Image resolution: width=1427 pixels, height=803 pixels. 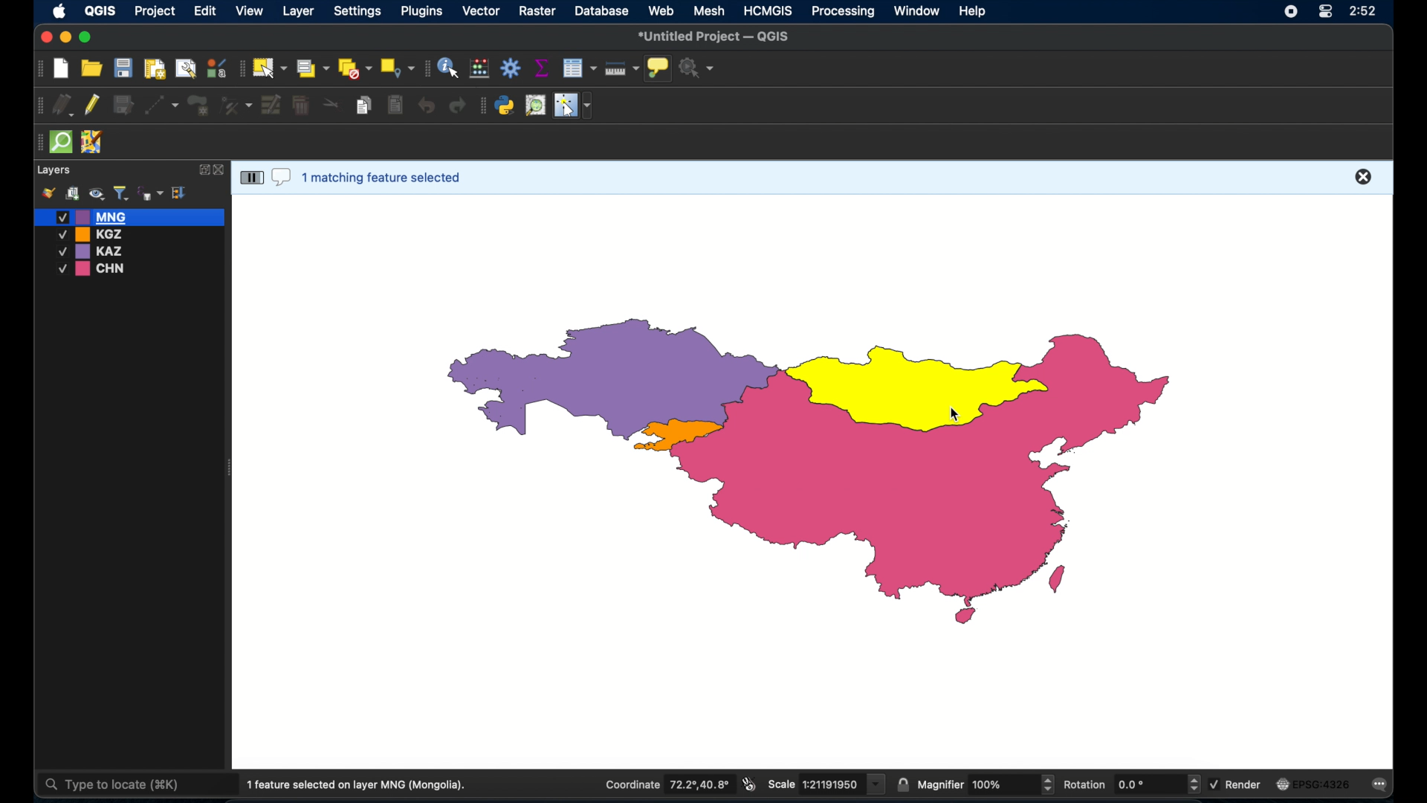 I want to click on 1 matching feature selected, so click(x=385, y=175).